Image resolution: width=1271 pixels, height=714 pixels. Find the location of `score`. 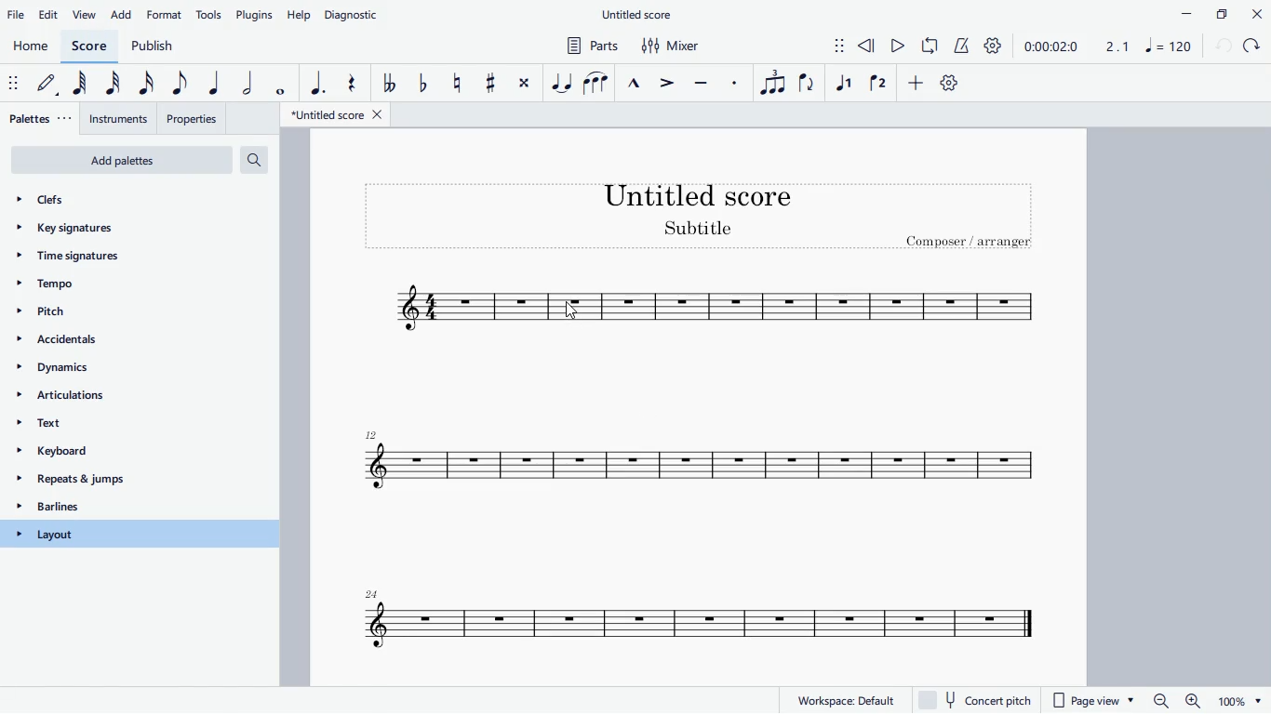

score is located at coordinates (705, 313).